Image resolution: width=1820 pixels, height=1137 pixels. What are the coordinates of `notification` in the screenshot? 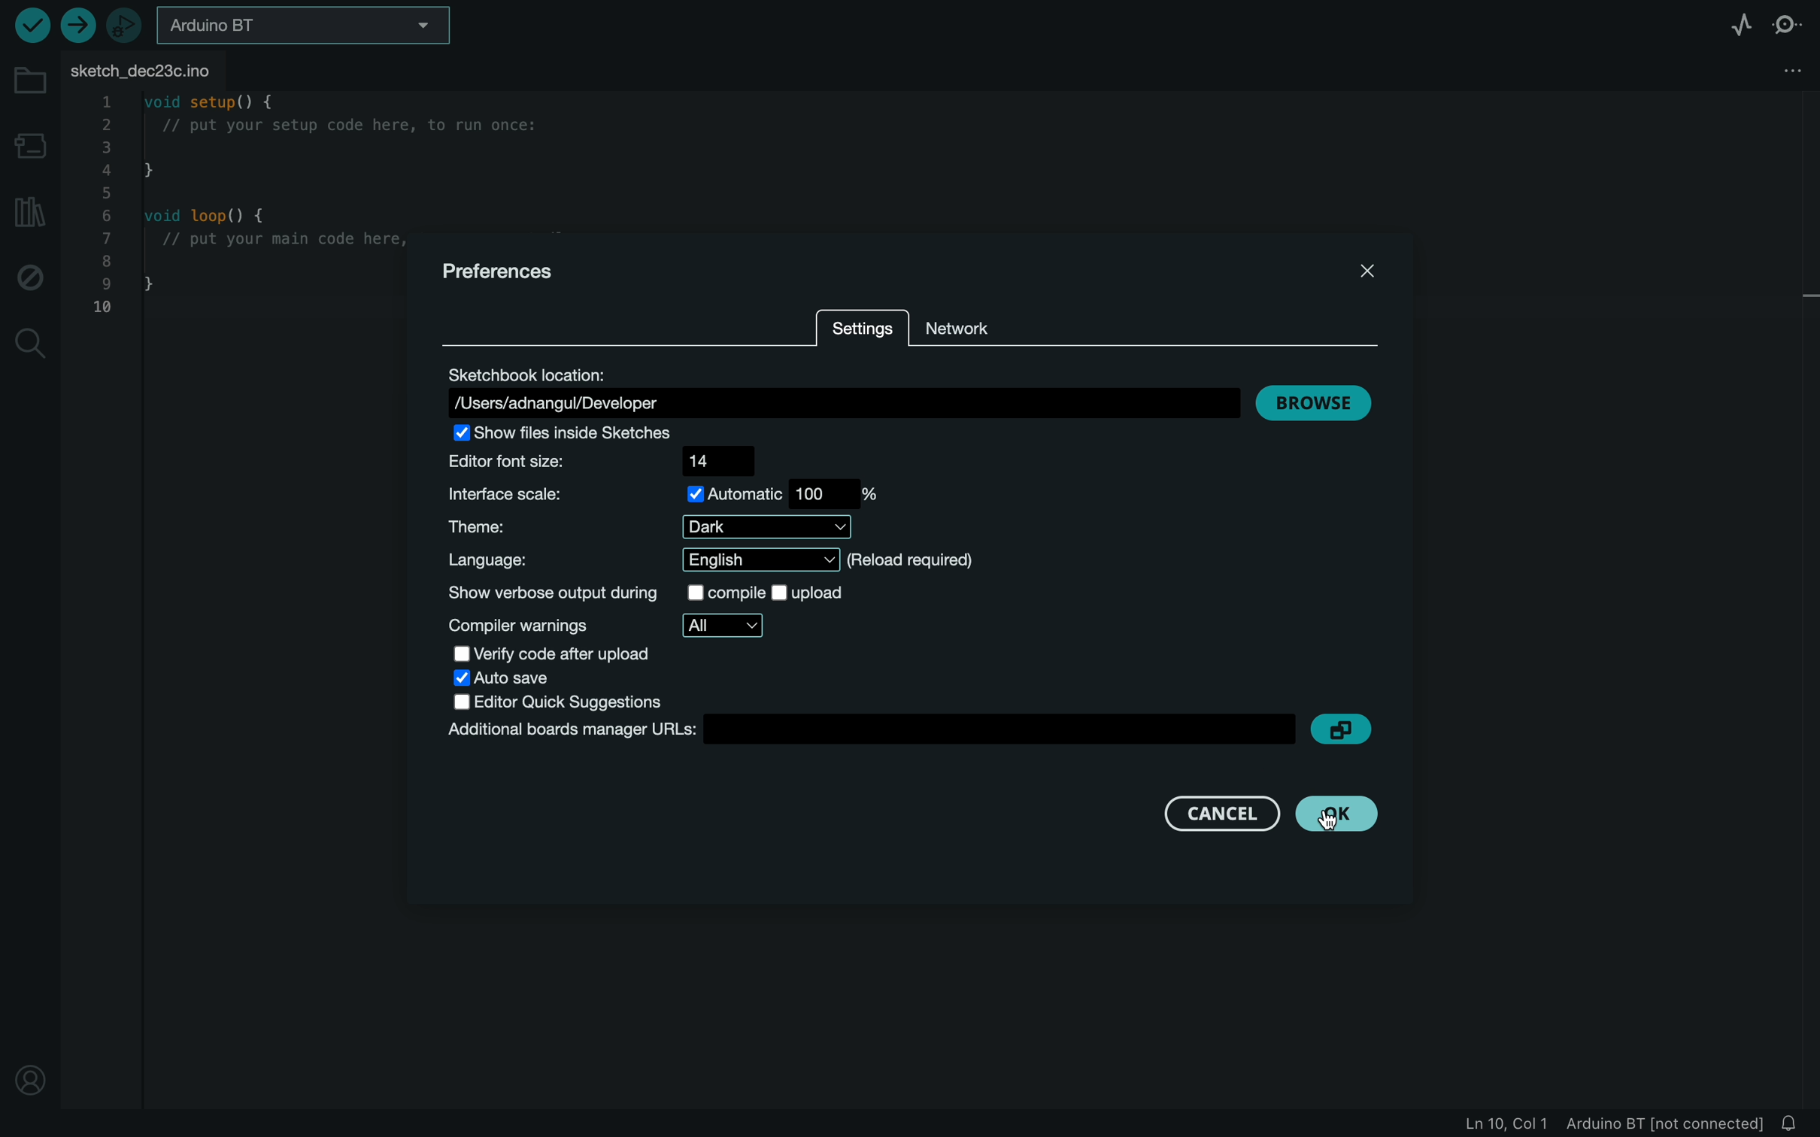 It's located at (1791, 1123).